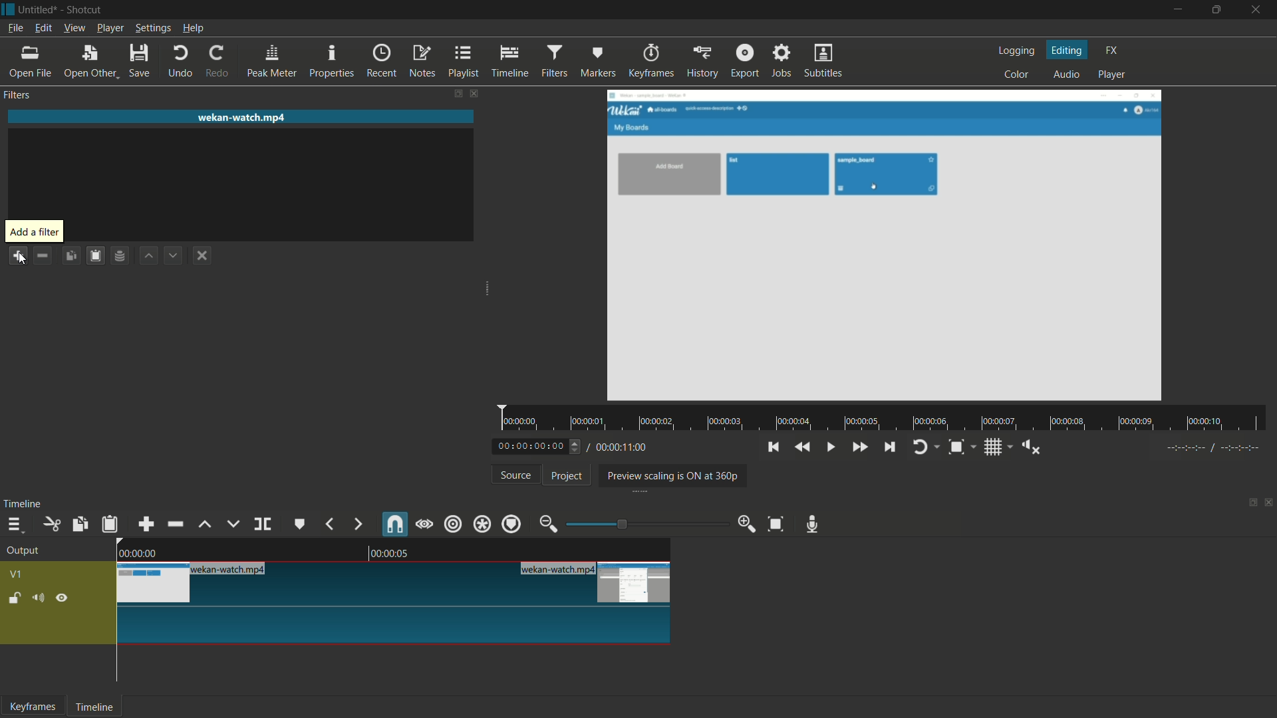 The height and width of the screenshot is (718, 1277). What do you see at coordinates (547, 523) in the screenshot?
I see `zoom out` at bounding box center [547, 523].